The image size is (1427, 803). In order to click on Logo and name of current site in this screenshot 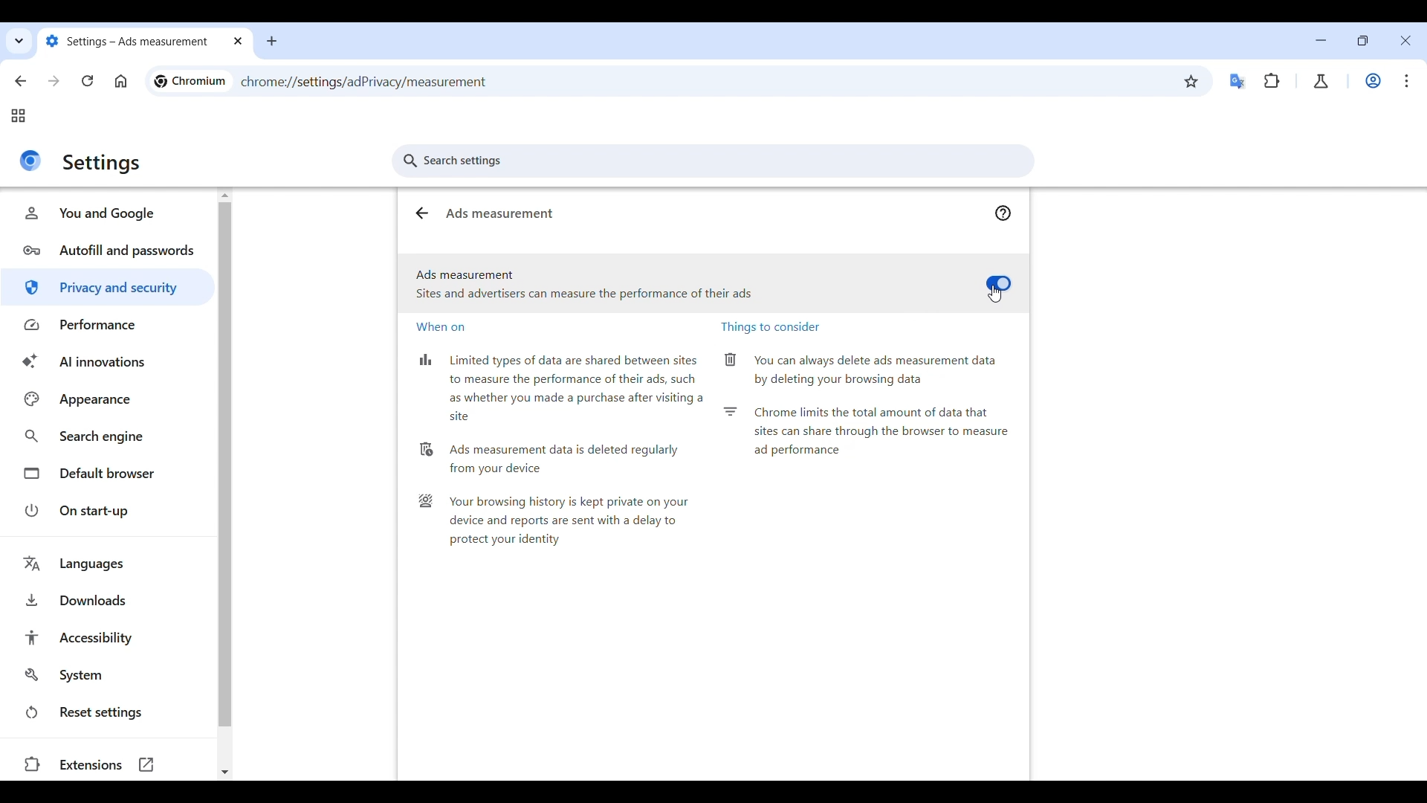, I will do `click(190, 81)`.